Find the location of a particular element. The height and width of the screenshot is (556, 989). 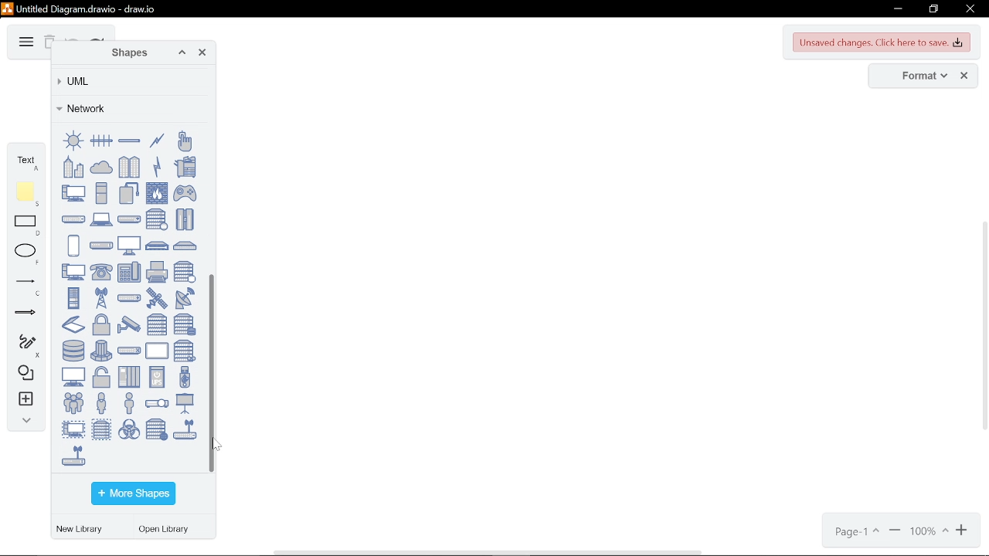

radio tower is located at coordinates (101, 297).